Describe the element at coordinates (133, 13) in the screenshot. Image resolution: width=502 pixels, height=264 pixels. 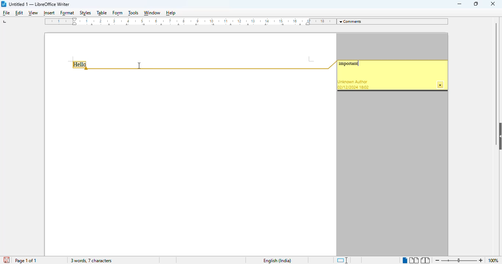
I see `tools` at that location.